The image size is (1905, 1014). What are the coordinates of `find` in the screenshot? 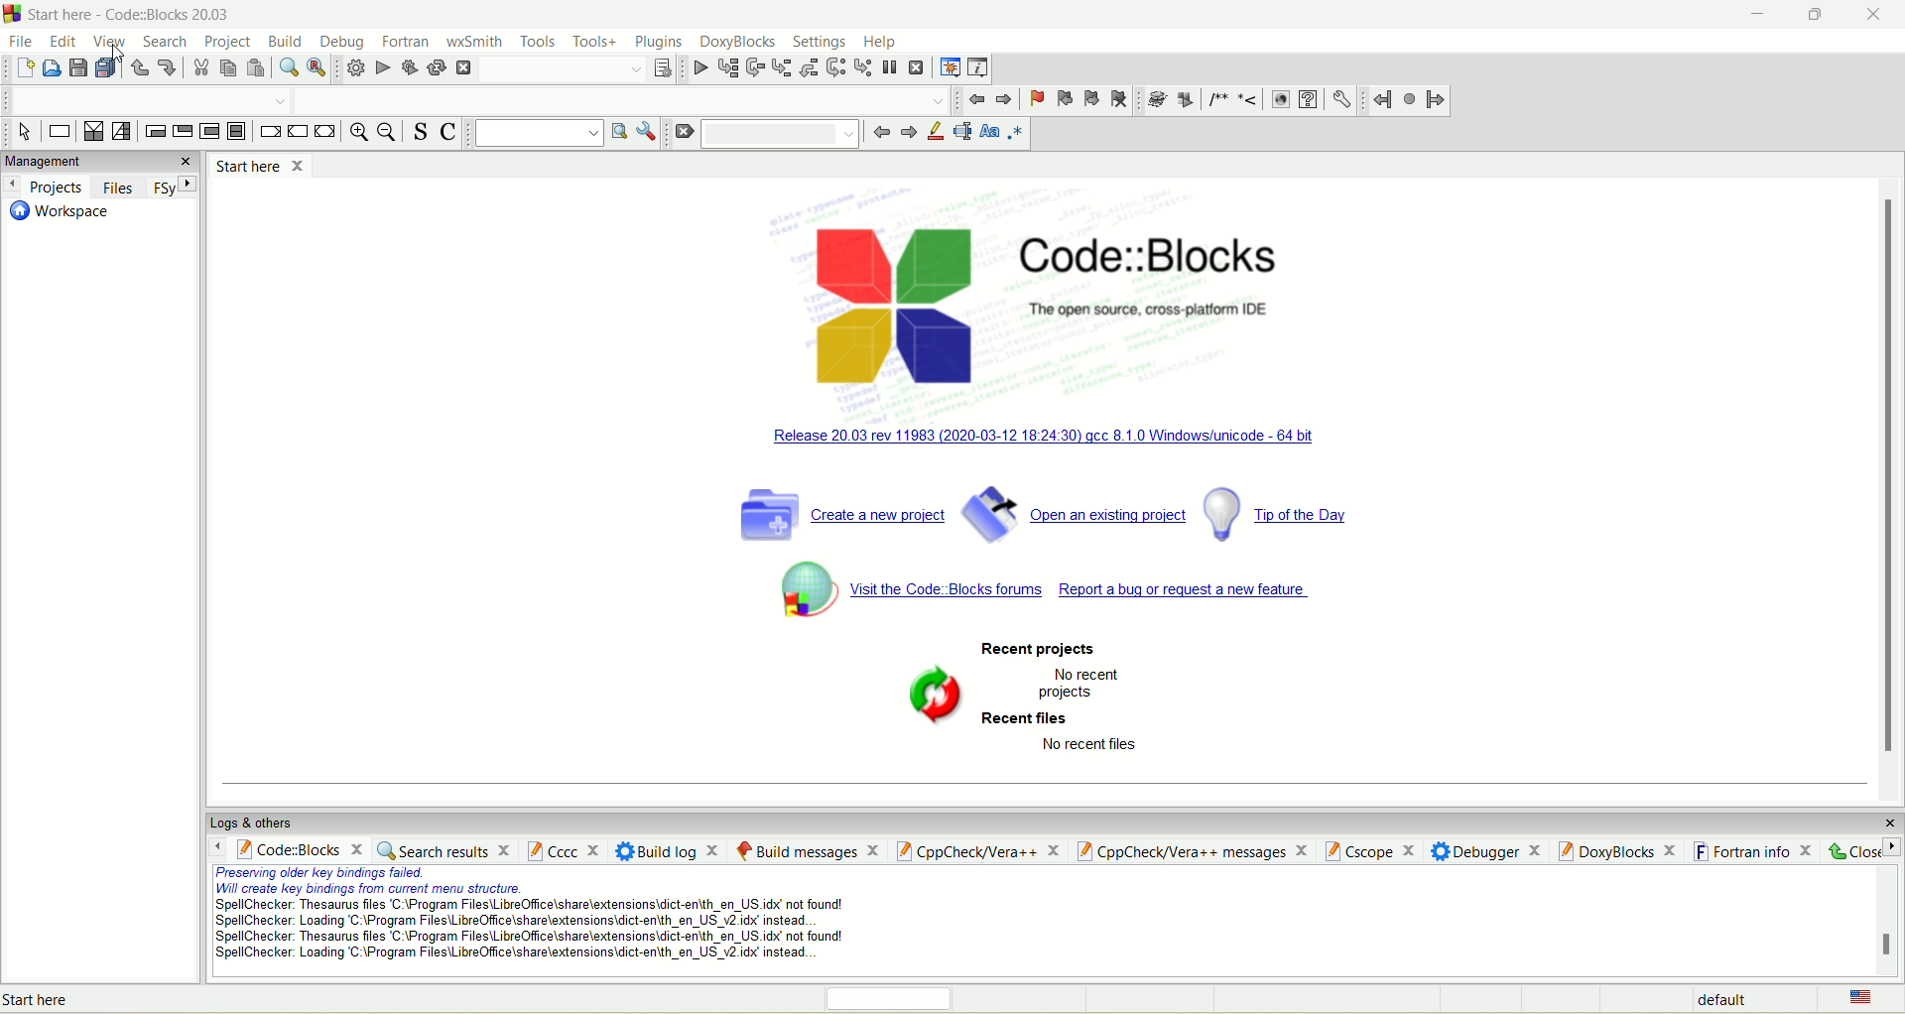 It's located at (285, 68).